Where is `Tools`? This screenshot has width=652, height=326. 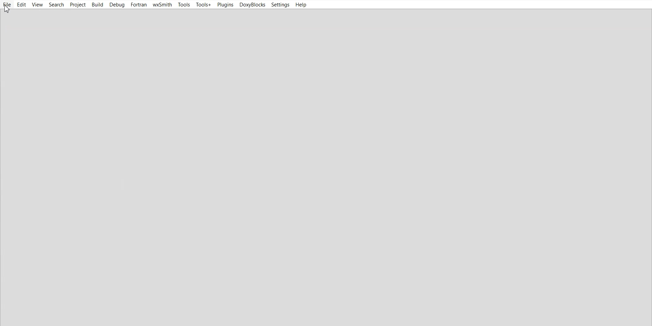 Tools is located at coordinates (184, 5).